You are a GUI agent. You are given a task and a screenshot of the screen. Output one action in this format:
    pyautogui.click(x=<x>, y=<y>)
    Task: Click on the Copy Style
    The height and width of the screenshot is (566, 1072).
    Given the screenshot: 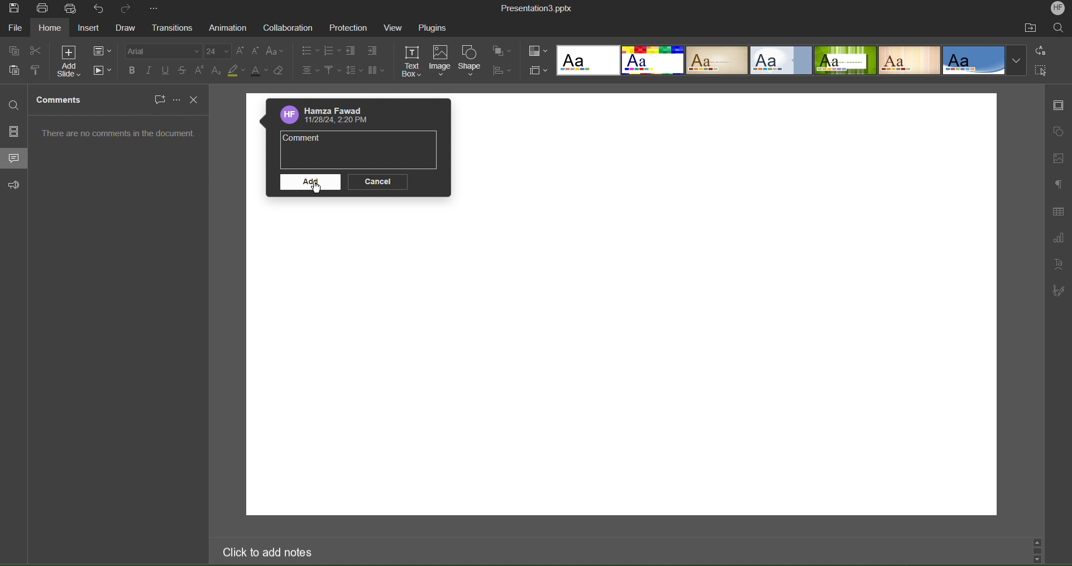 What is the action you would take?
    pyautogui.click(x=35, y=70)
    